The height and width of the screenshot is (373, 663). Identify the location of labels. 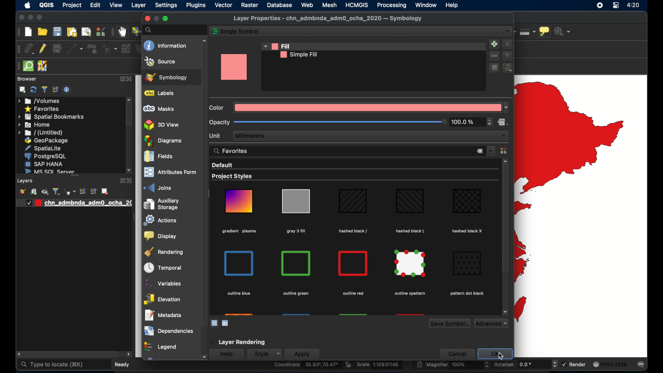
(161, 93).